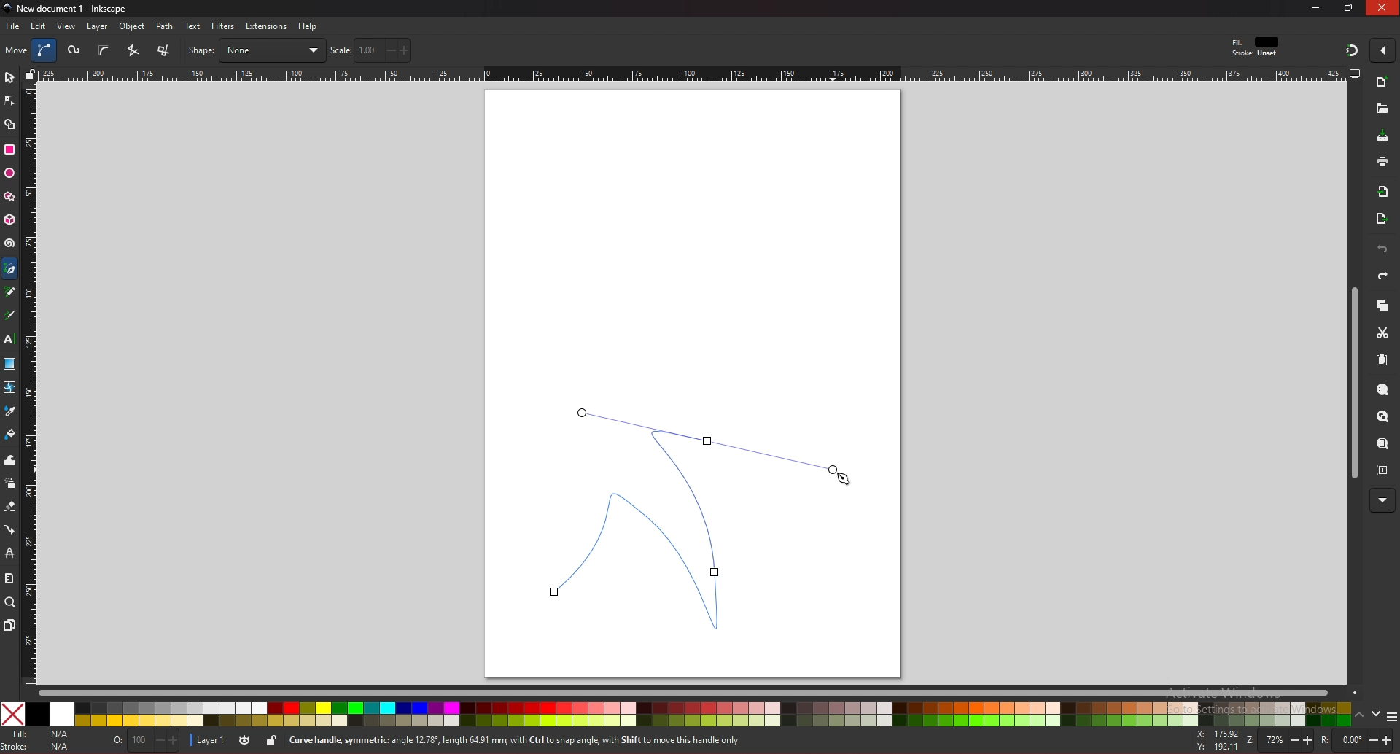 The image size is (1400, 754). What do you see at coordinates (1377, 714) in the screenshot?
I see `down` at bounding box center [1377, 714].